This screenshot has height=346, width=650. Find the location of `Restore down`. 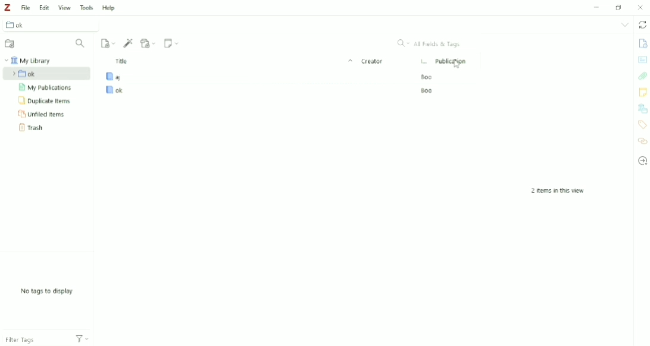

Restore down is located at coordinates (620, 8).